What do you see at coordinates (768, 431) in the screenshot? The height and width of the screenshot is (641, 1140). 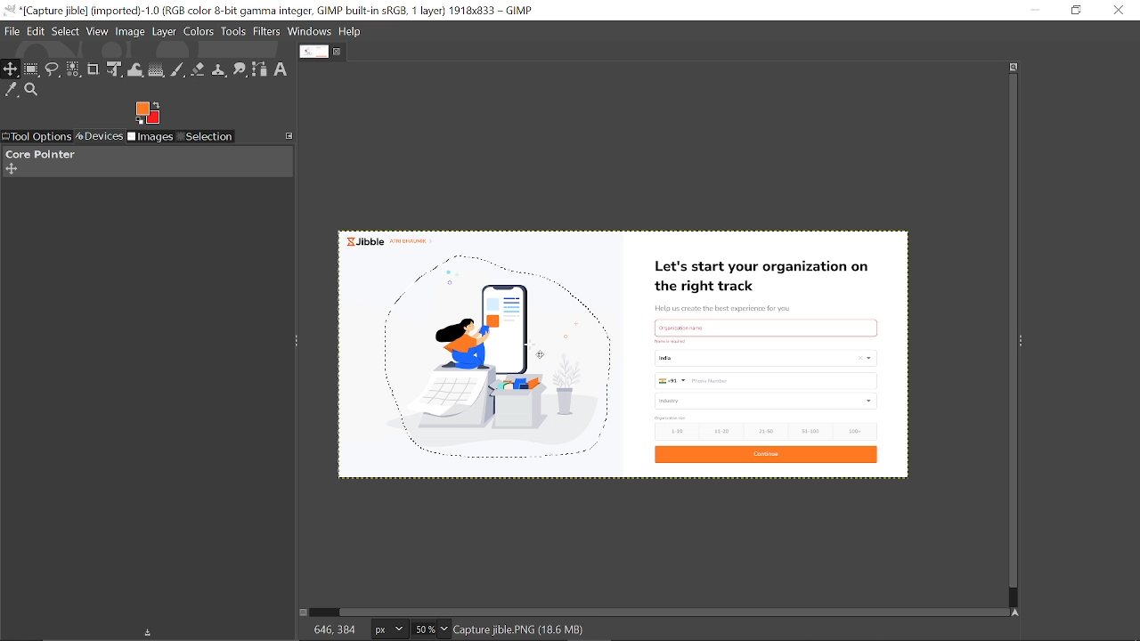 I see `21-50` at bounding box center [768, 431].